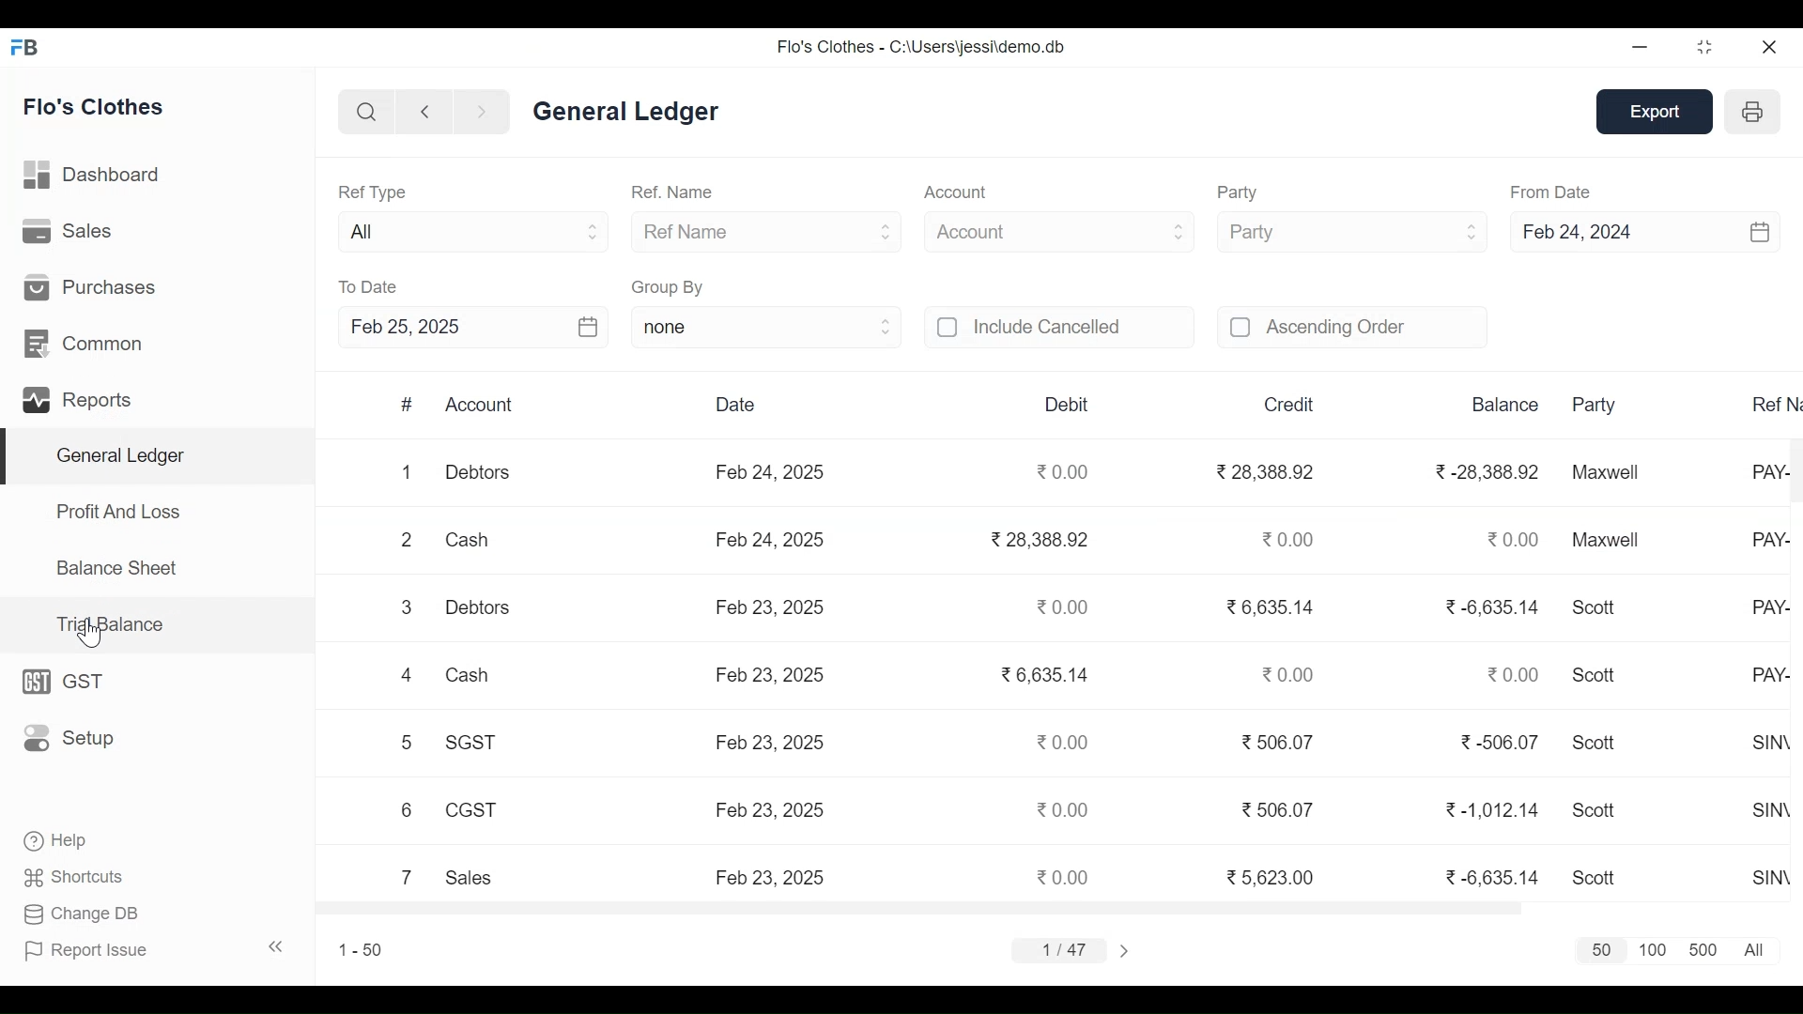 The width and height of the screenshot is (1803, 1014). I want to click on none, so click(763, 330).